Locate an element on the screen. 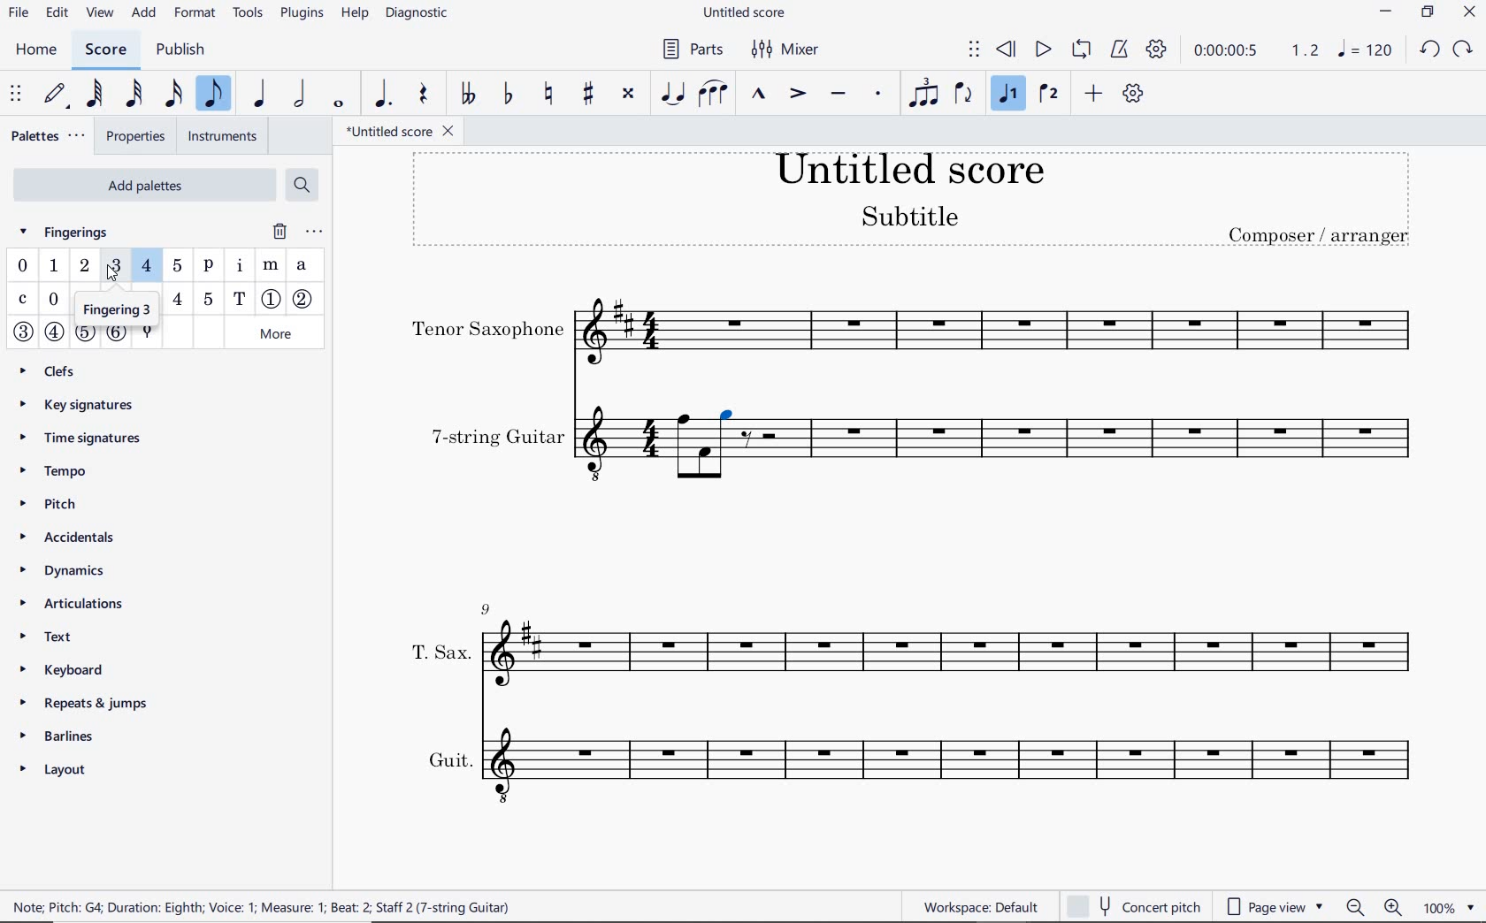 The image size is (1486, 923). fingerings 0 is located at coordinates (22, 266).